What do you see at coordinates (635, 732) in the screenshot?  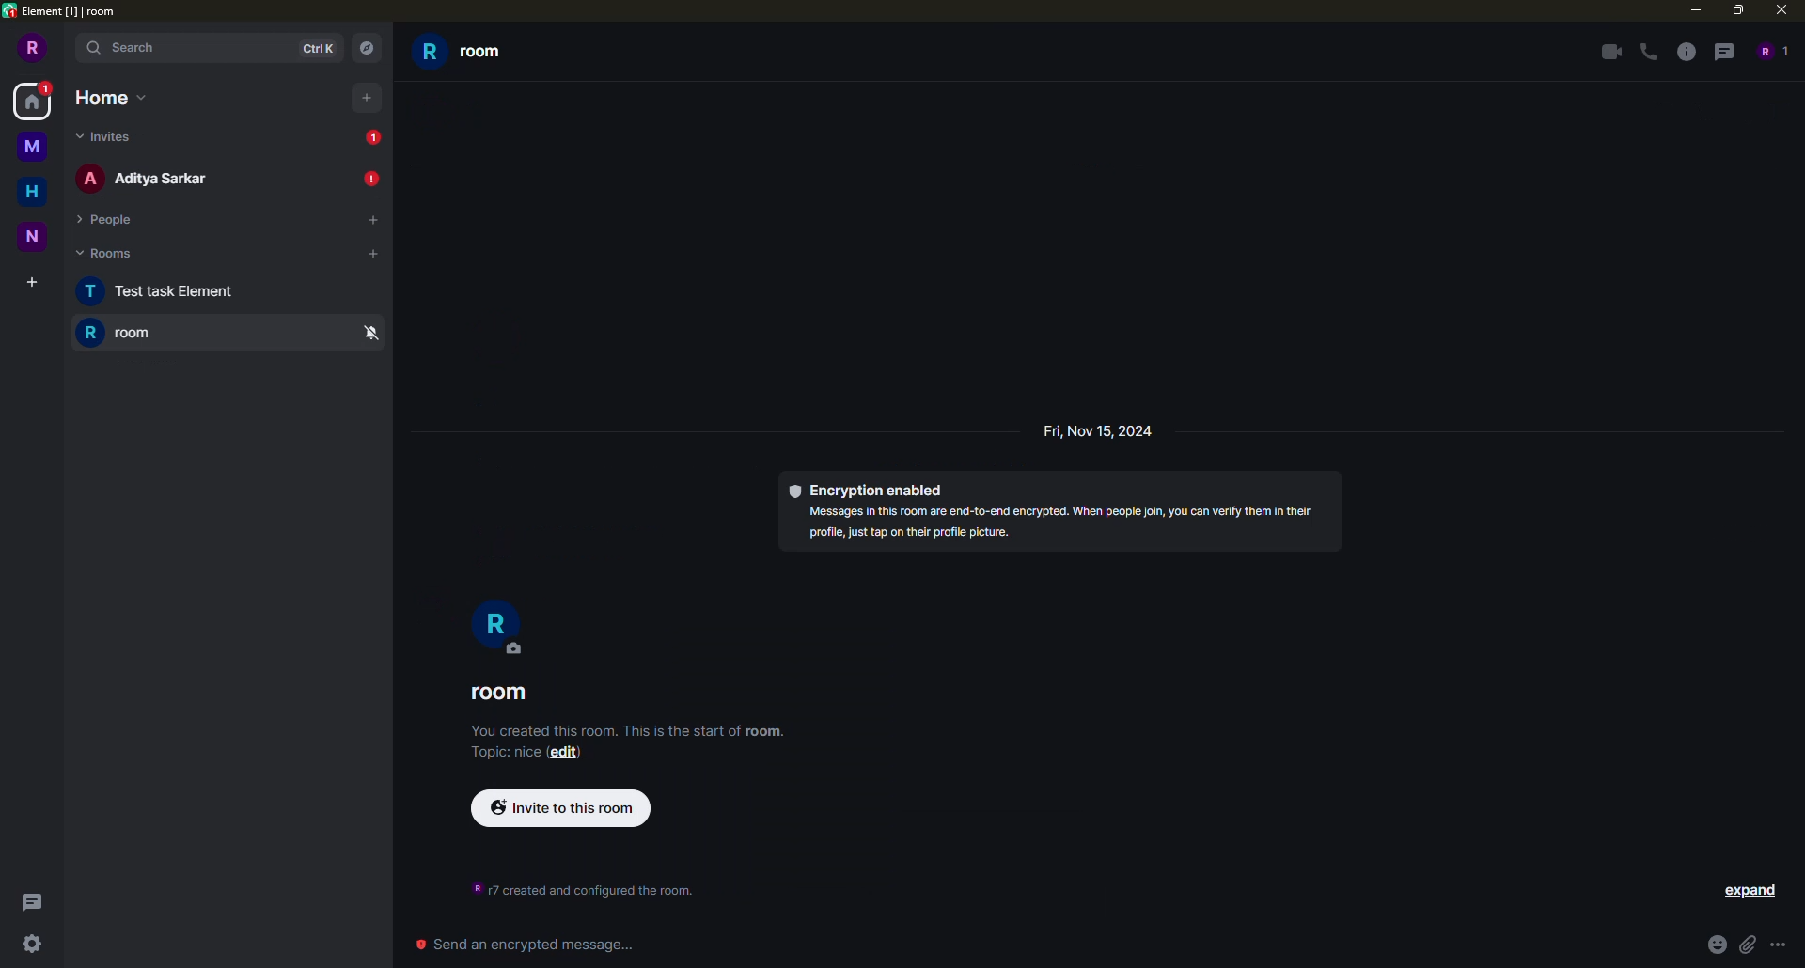 I see `info` at bounding box center [635, 732].